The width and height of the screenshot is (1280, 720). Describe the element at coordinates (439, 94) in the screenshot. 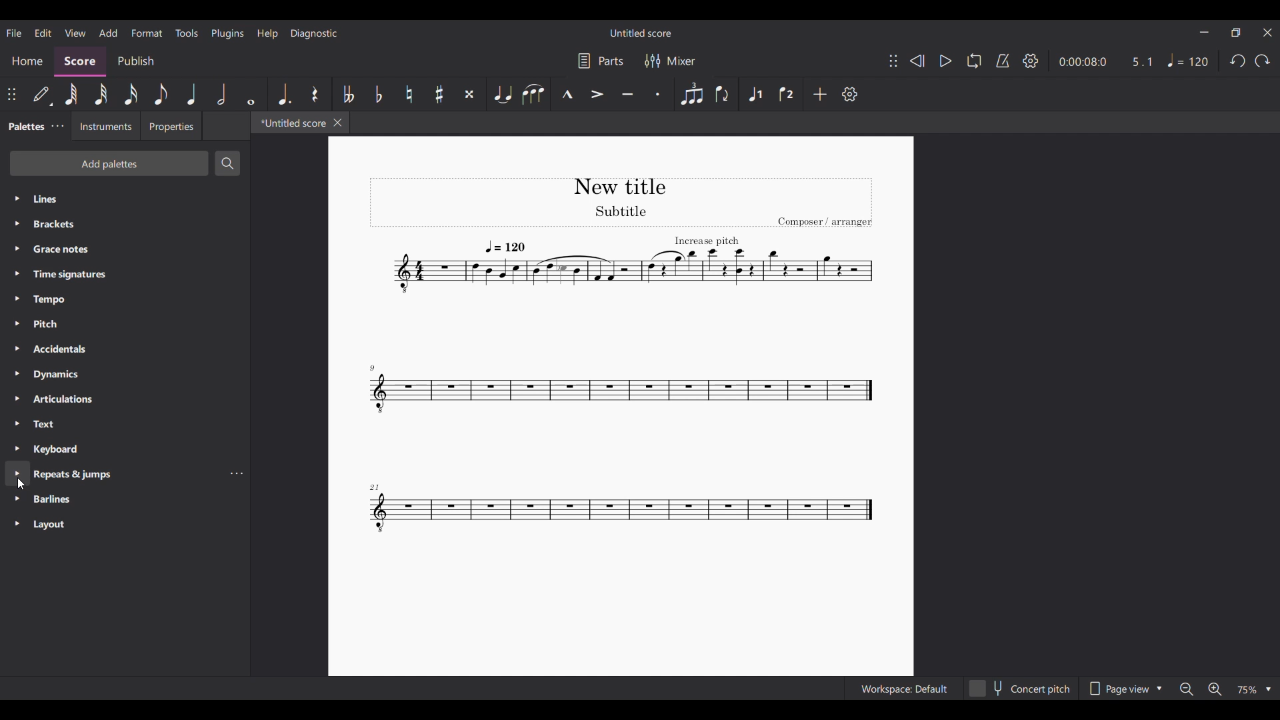

I see `Toggle sharp` at that location.